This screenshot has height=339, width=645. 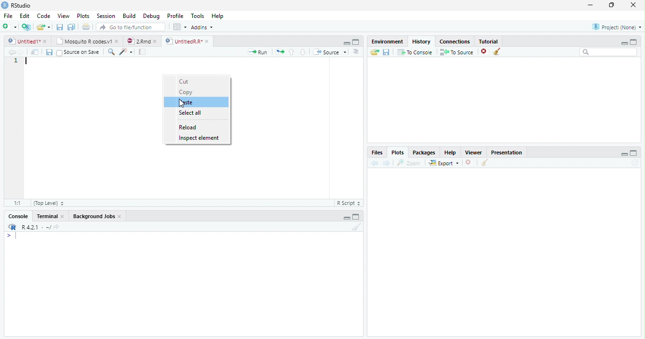 I want to click on Presentation, so click(x=507, y=153).